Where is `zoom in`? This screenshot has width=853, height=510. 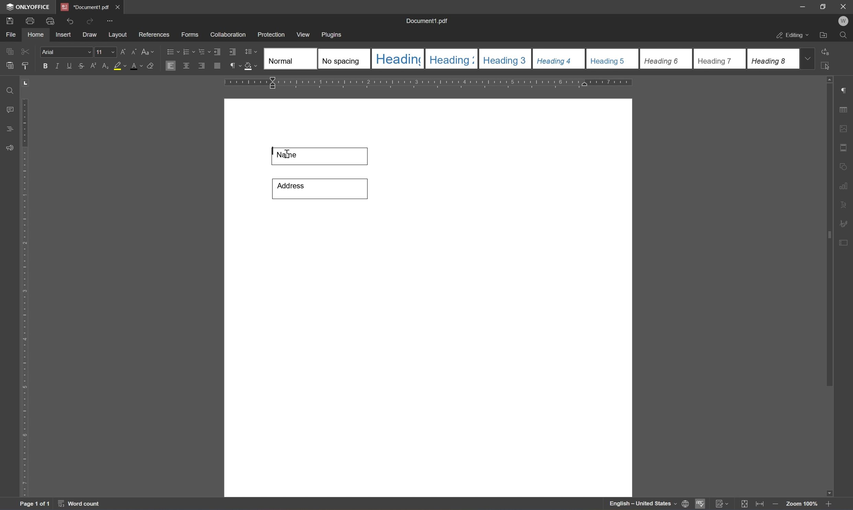 zoom in is located at coordinates (774, 504).